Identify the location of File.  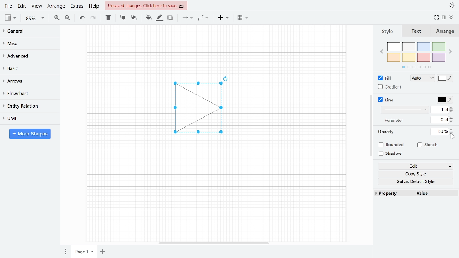
(8, 6).